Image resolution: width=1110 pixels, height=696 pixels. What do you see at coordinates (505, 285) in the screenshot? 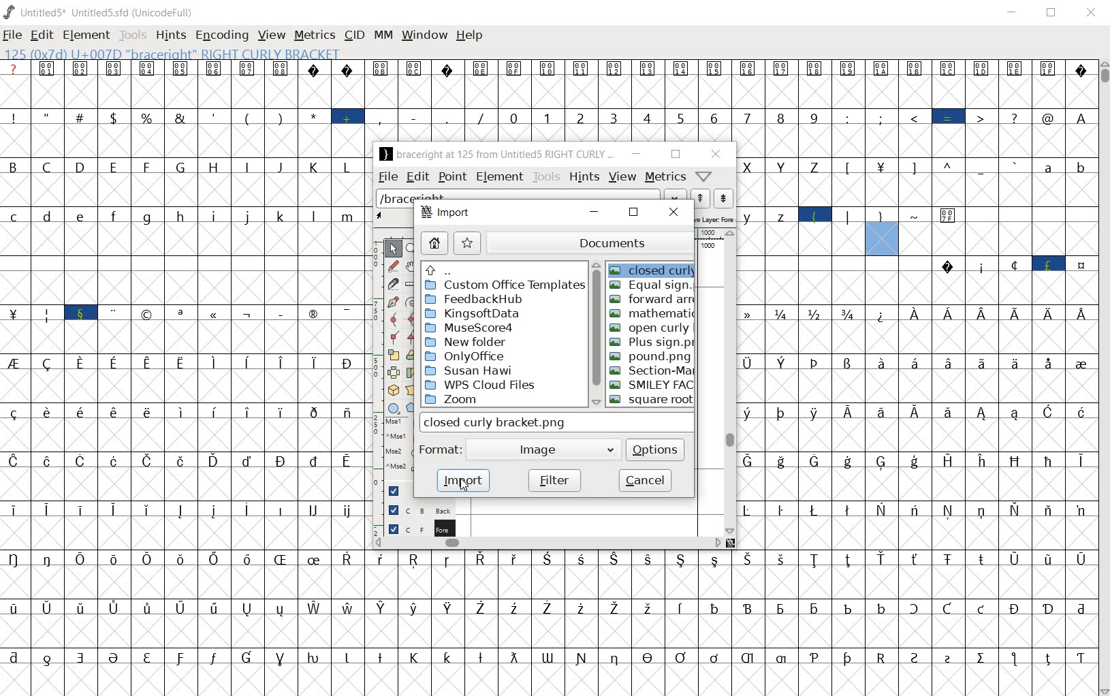
I see `Custom Office Template` at bounding box center [505, 285].